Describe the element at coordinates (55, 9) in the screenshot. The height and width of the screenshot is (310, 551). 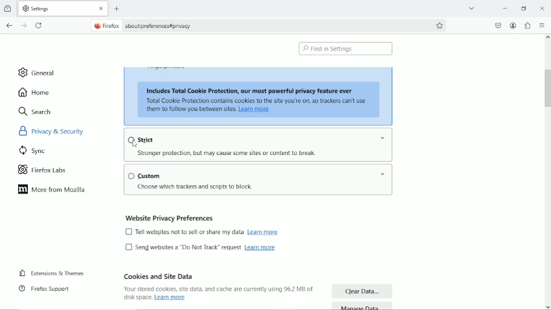
I see `current tab` at that location.